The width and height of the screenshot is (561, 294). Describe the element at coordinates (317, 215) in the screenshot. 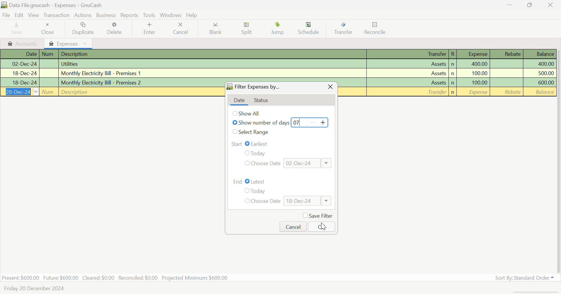

I see `Save Filter Checkbox` at that location.